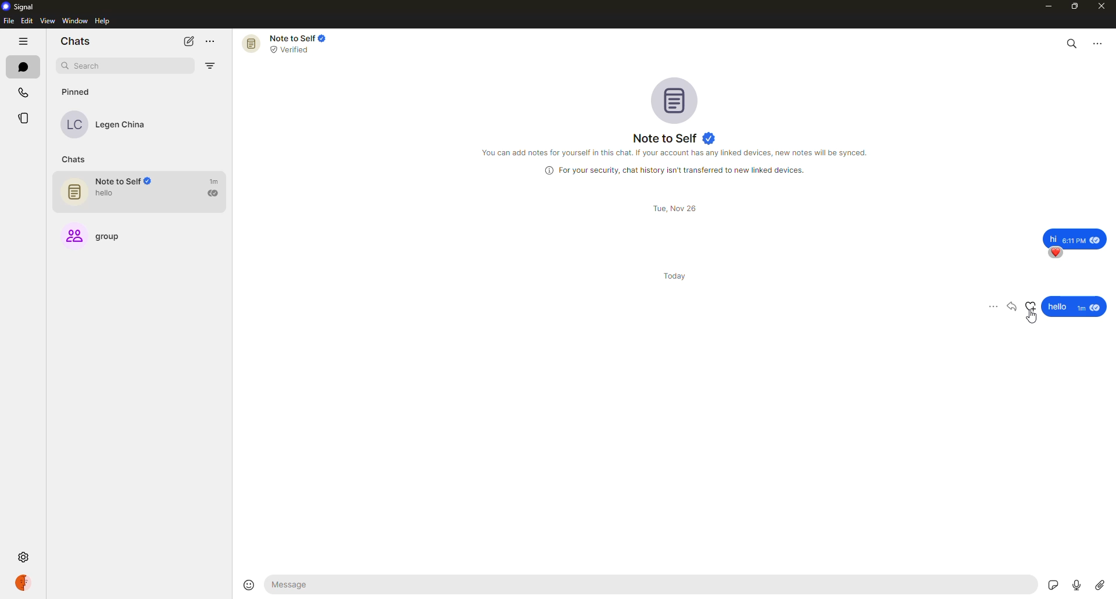 This screenshot has width=1116, height=599. Describe the element at coordinates (1014, 308) in the screenshot. I see `reply` at that location.